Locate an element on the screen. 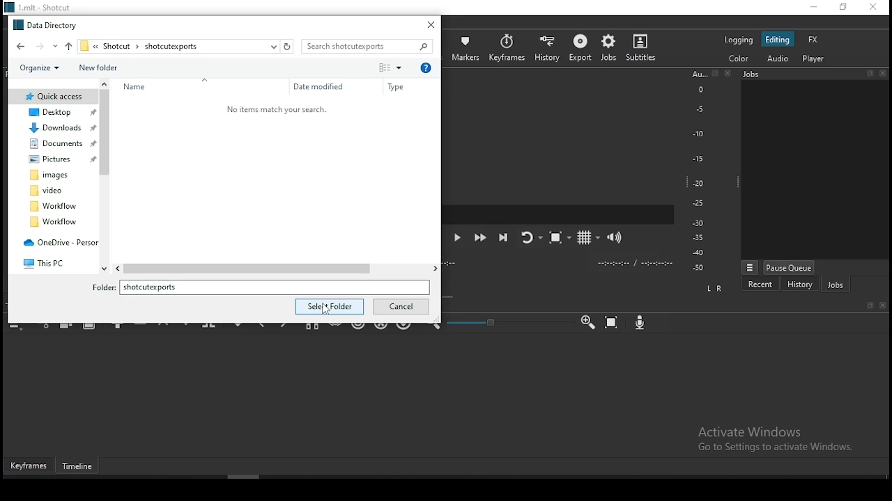  color is located at coordinates (737, 59).